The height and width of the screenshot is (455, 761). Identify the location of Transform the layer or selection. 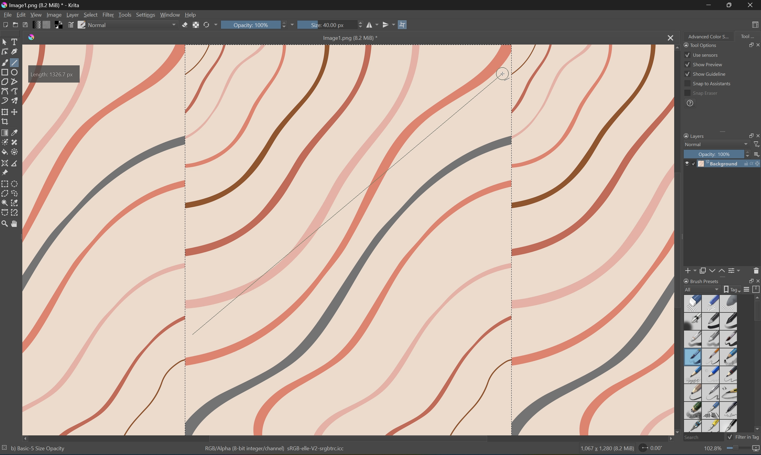
(5, 112).